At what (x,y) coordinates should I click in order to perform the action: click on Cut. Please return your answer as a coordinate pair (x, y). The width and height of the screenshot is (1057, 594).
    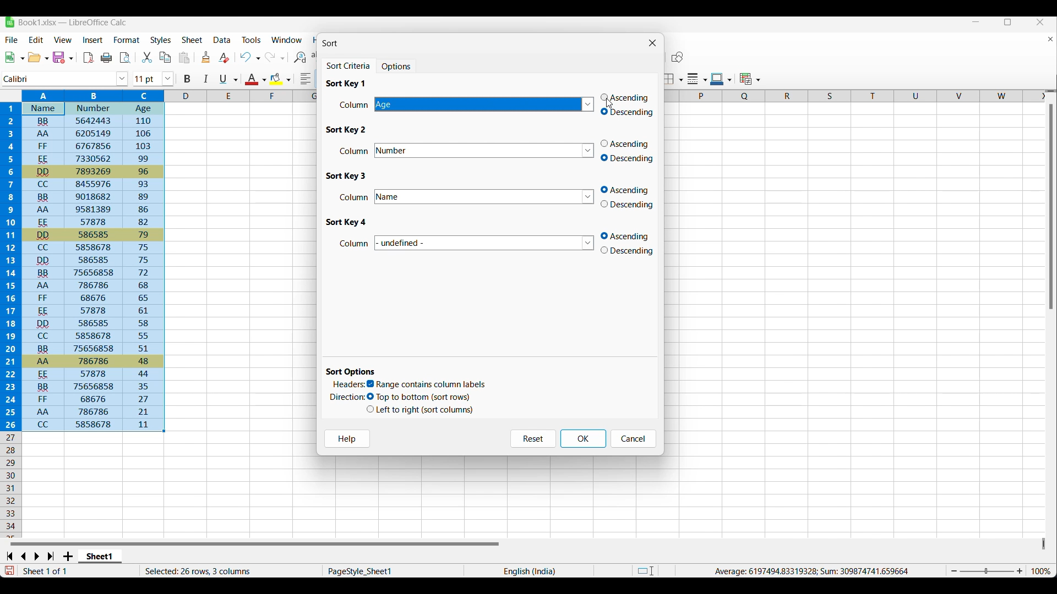
    Looking at the image, I should click on (147, 57).